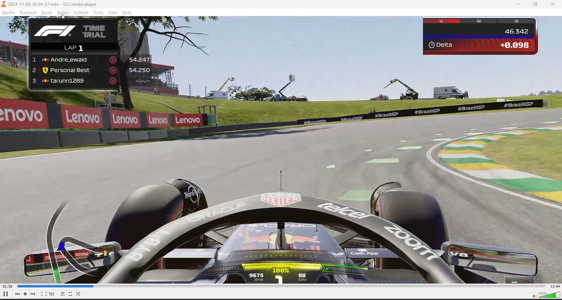  I want to click on maximize, so click(537, 5).